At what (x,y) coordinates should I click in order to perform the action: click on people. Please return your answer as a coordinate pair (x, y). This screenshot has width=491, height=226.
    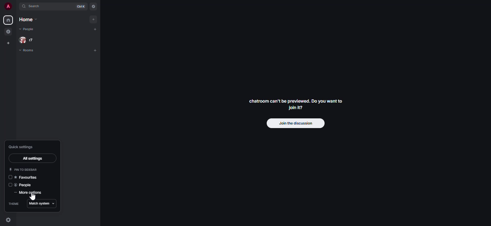
    Looking at the image, I should click on (29, 30).